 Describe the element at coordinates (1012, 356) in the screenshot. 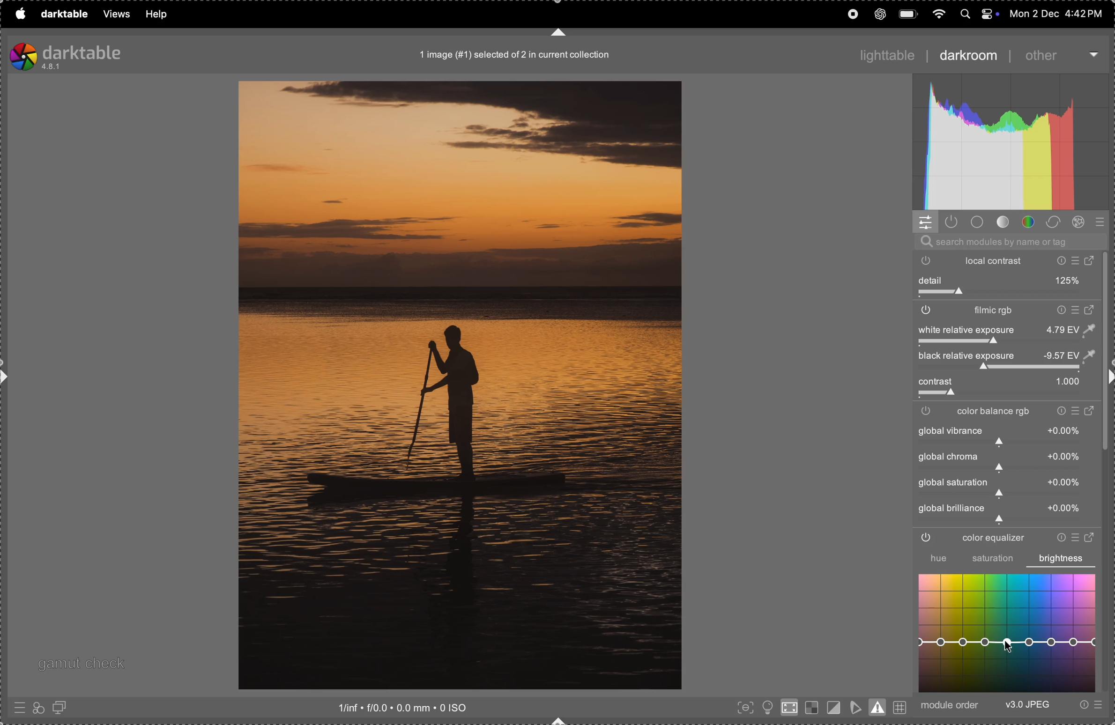

I see `black relavtive exposure` at that location.